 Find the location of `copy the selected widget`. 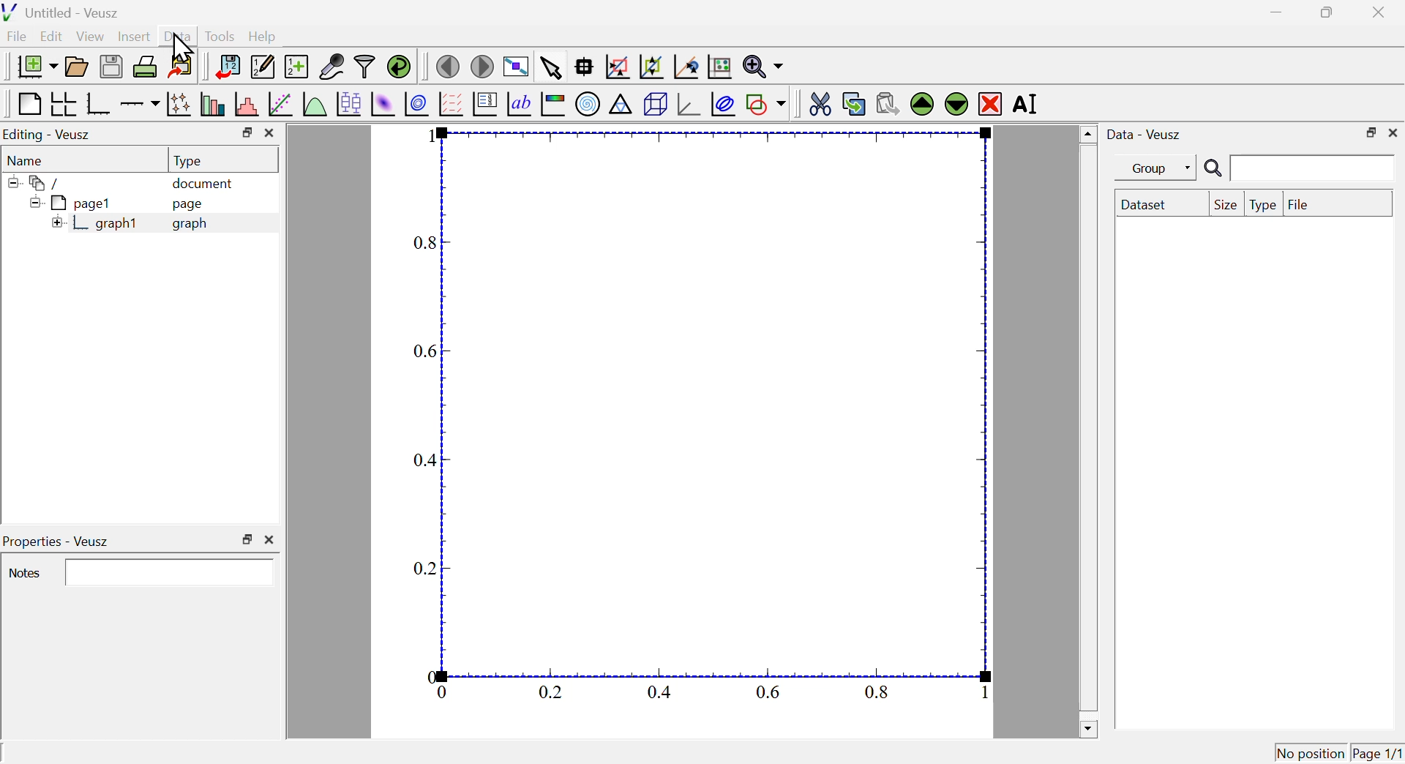

copy the selected widget is located at coordinates (854, 102).